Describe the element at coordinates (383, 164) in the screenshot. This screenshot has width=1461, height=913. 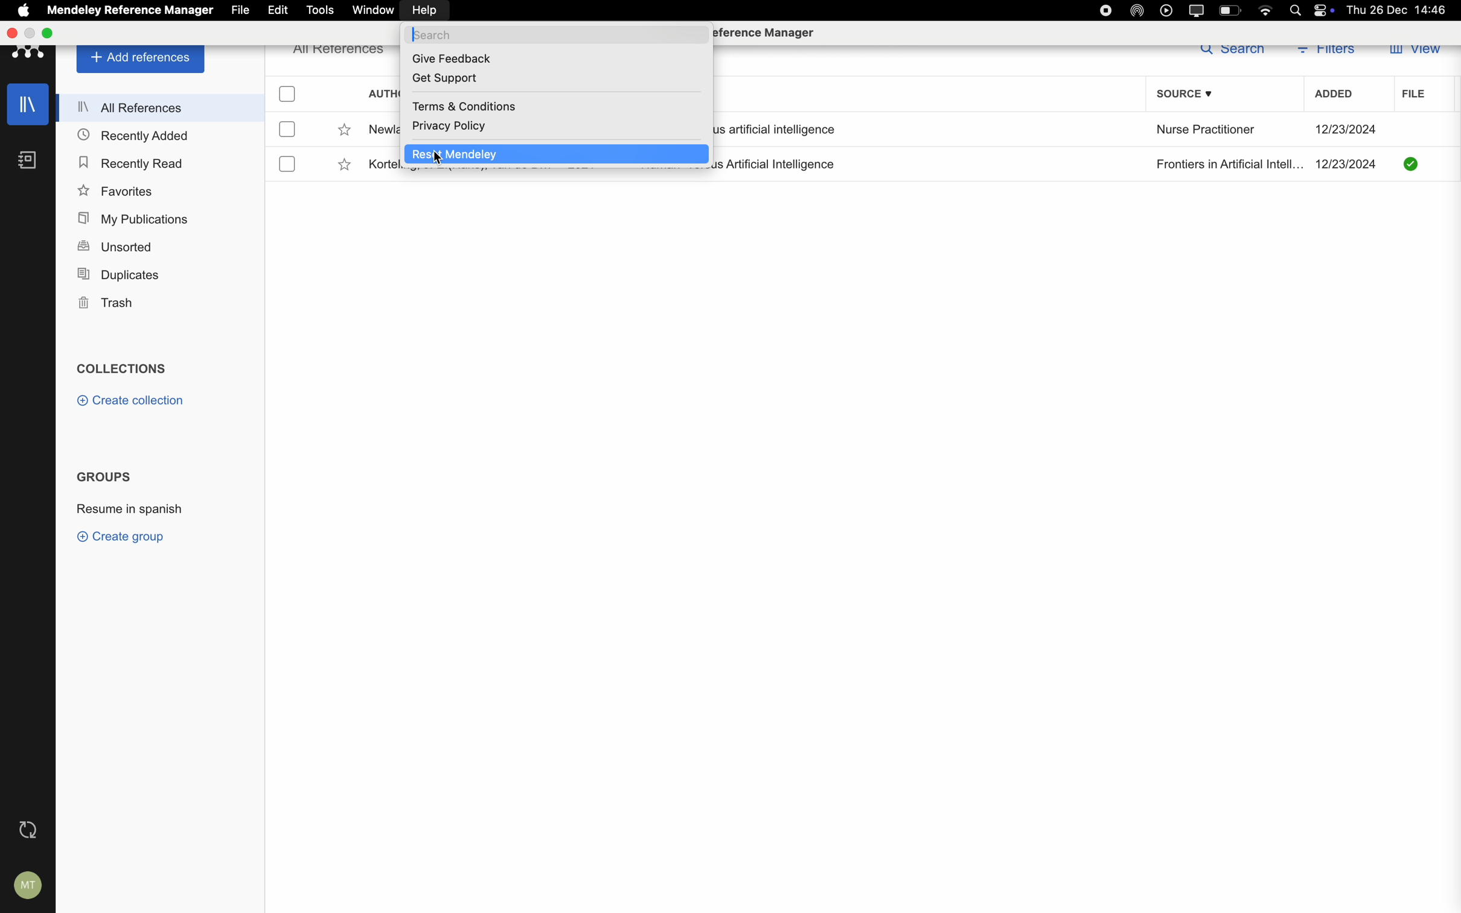
I see `author` at that location.